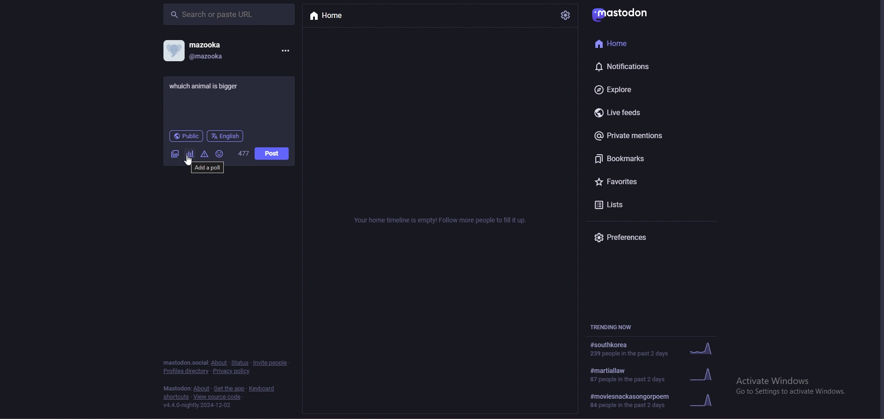 The image size is (884, 419). I want to click on privacy policy, so click(233, 371).